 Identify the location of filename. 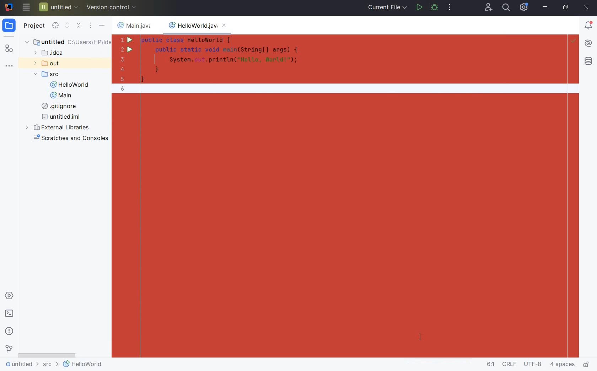
(200, 27).